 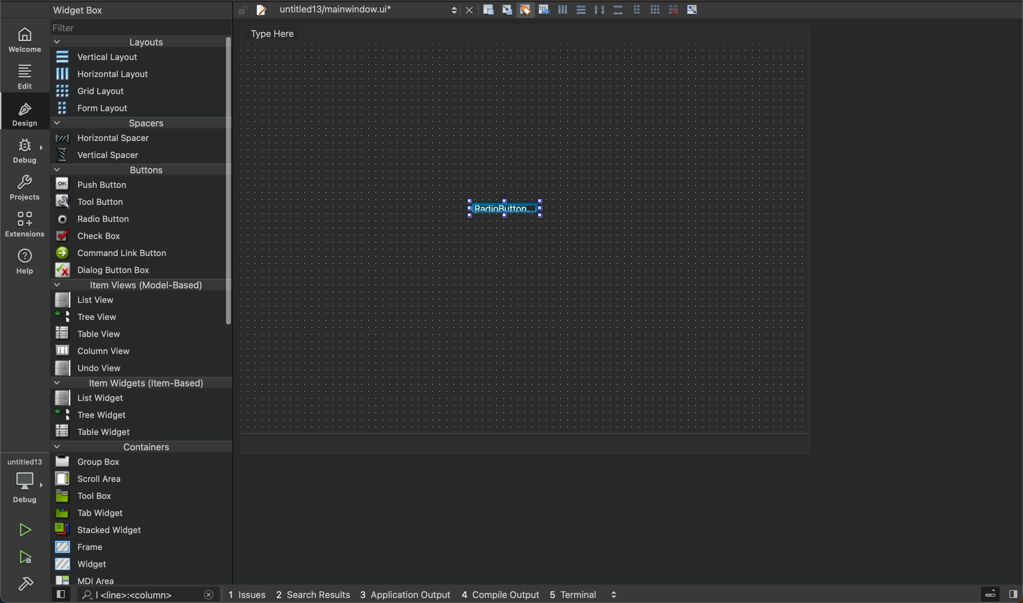 What do you see at coordinates (138, 237) in the screenshot?
I see `check box` at bounding box center [138, 237].